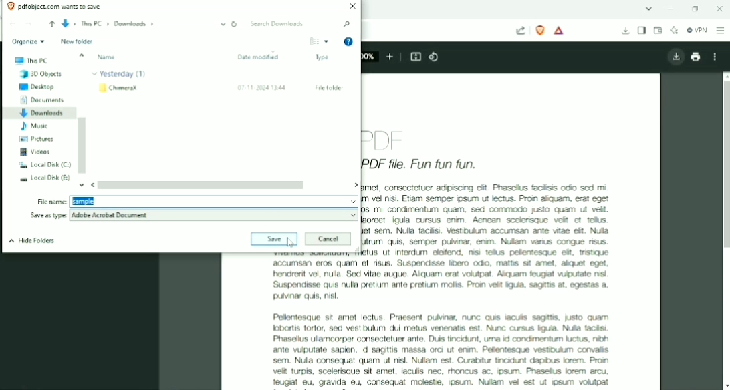  I want to click on Search bar, so click(301, 24).